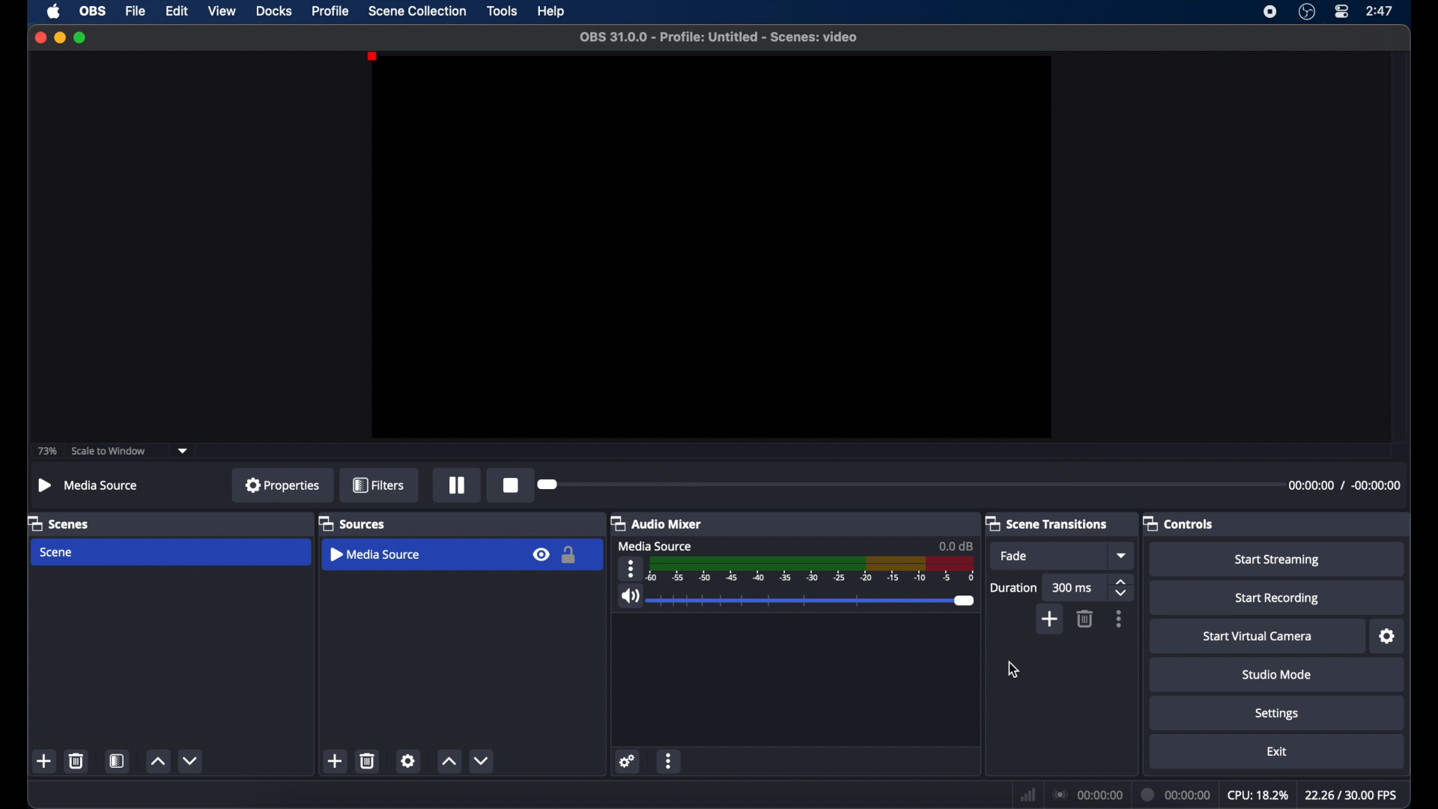  Describe the element at coordinates (368, 760) in the screenshot. I see `delete` at that location.